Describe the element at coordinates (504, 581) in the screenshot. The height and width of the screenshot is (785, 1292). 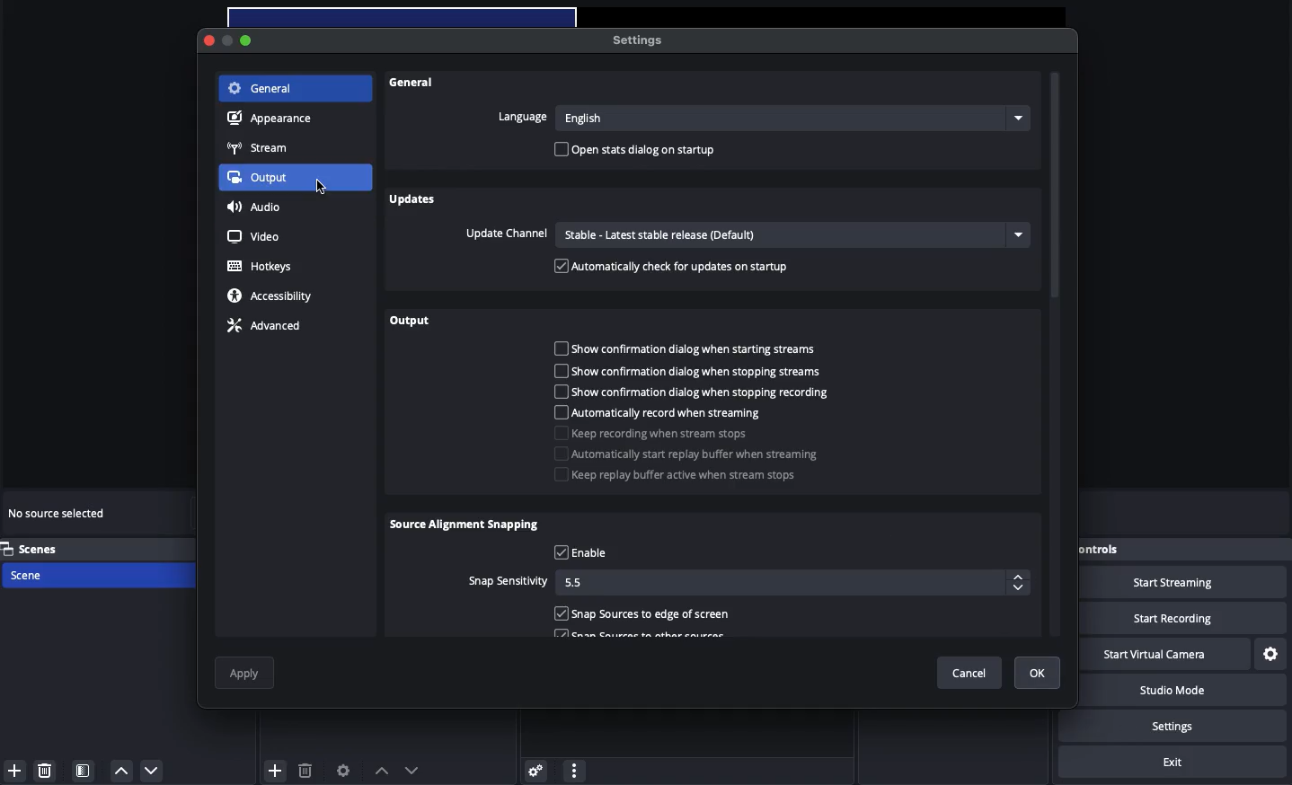
I see `Snap sensitivity` at that location.